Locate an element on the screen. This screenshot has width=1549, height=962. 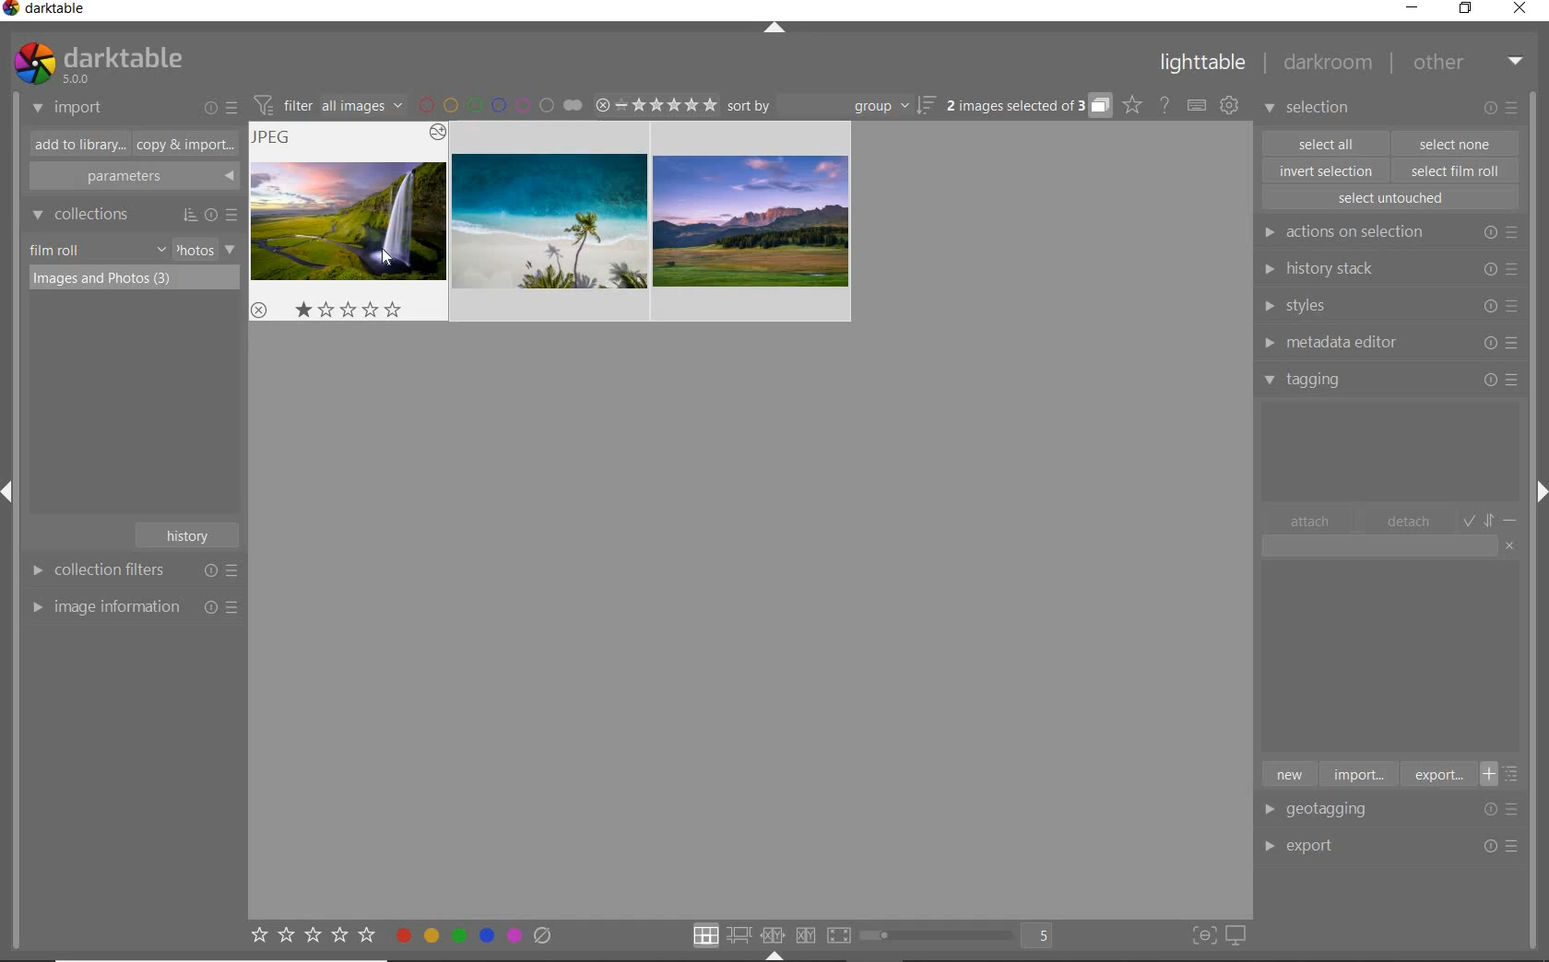
export is located at coordinates (1437, 774).